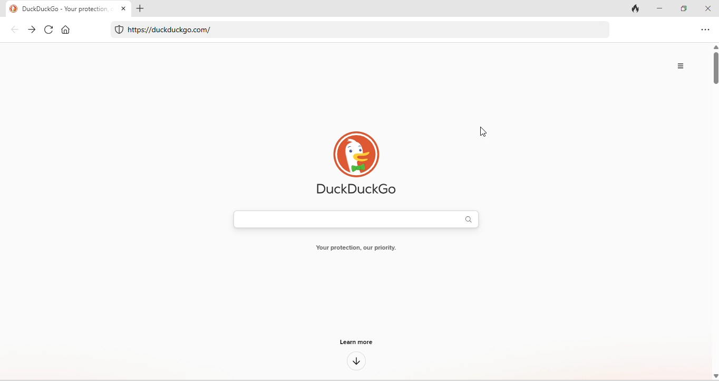 The height and width of the screenshot is (381, 719). Describe the element at coordinates (683, 9) in the screenshot. I see `maximize` at that location.